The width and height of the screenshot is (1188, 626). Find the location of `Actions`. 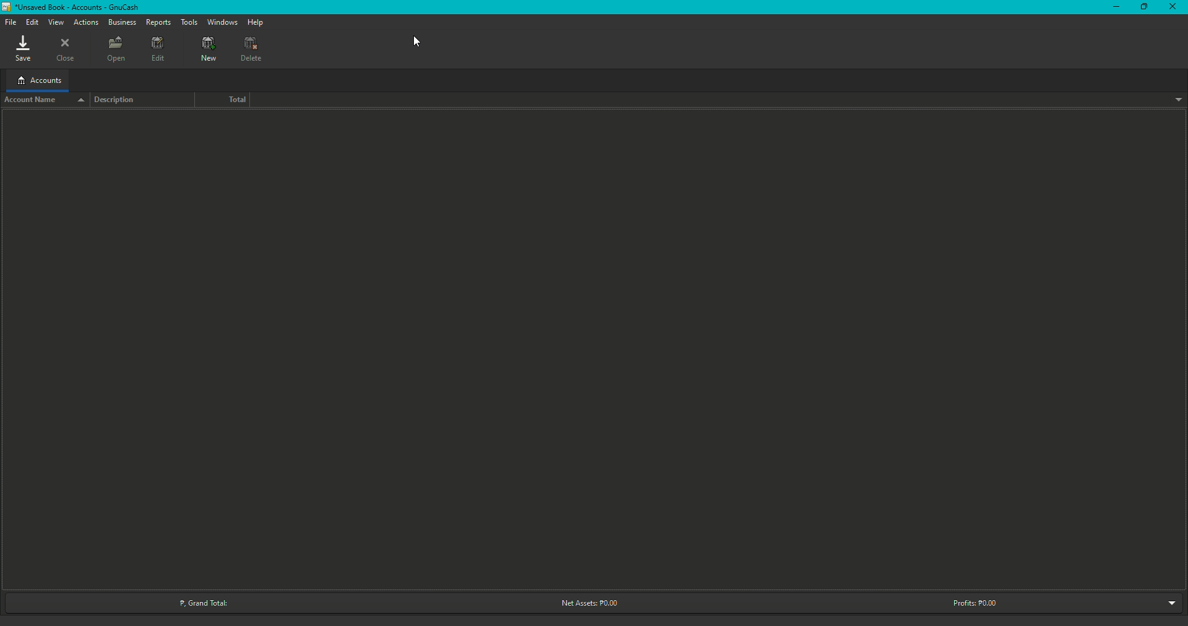

Actions is located at coordinates (85, 22).